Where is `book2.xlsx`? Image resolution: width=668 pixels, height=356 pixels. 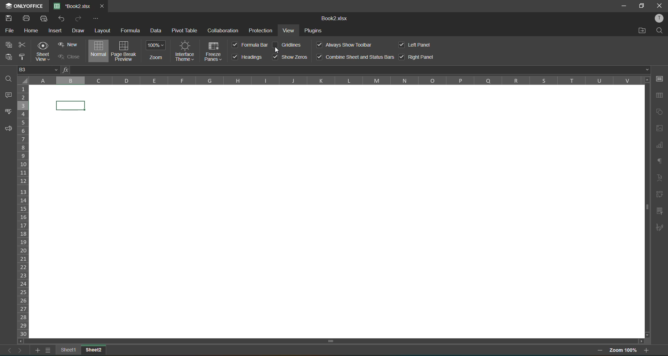 book2.xlsx is located at coordinates (73, 6).